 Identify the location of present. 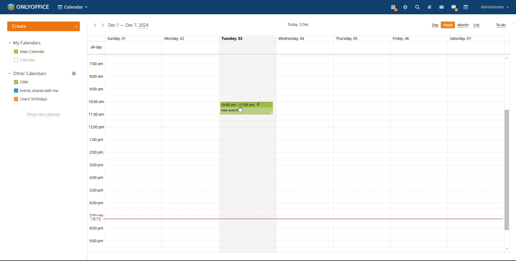
(394, 8).